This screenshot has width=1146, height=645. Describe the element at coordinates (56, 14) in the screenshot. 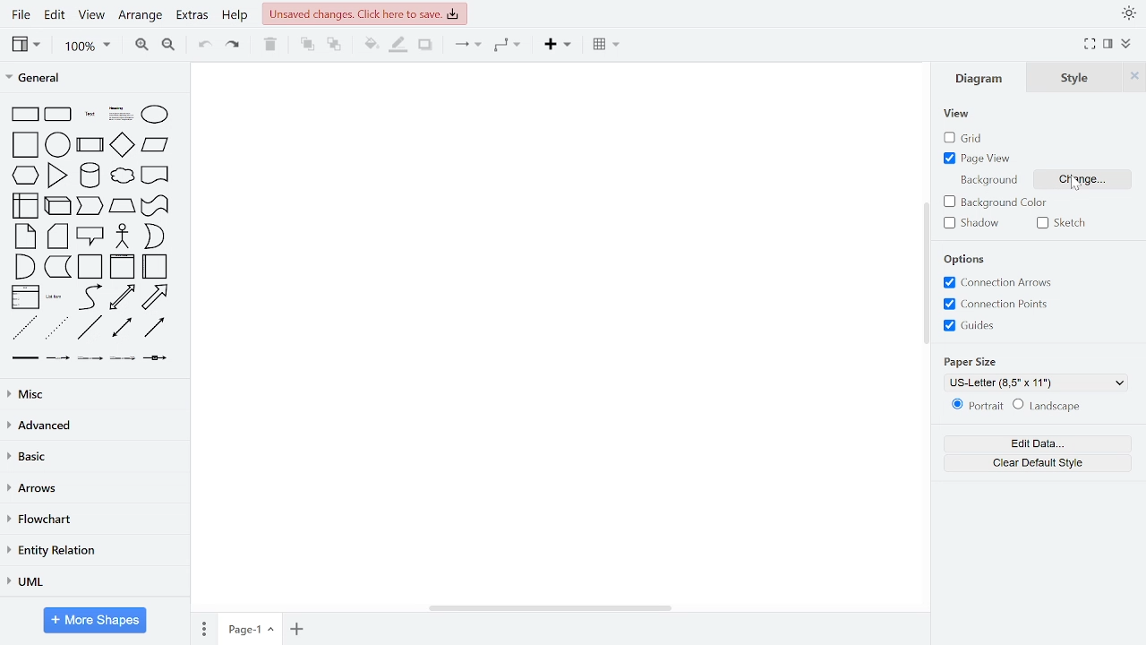

I see `edit` at that location.